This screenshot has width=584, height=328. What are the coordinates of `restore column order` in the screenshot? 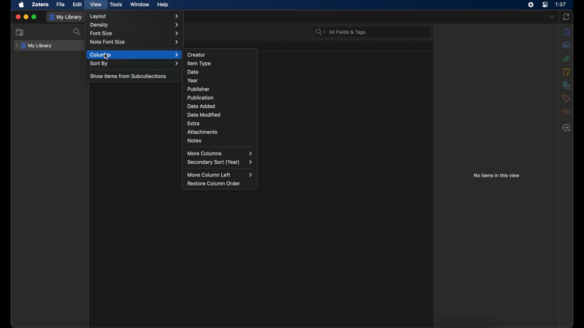 It's located at (214, 183).